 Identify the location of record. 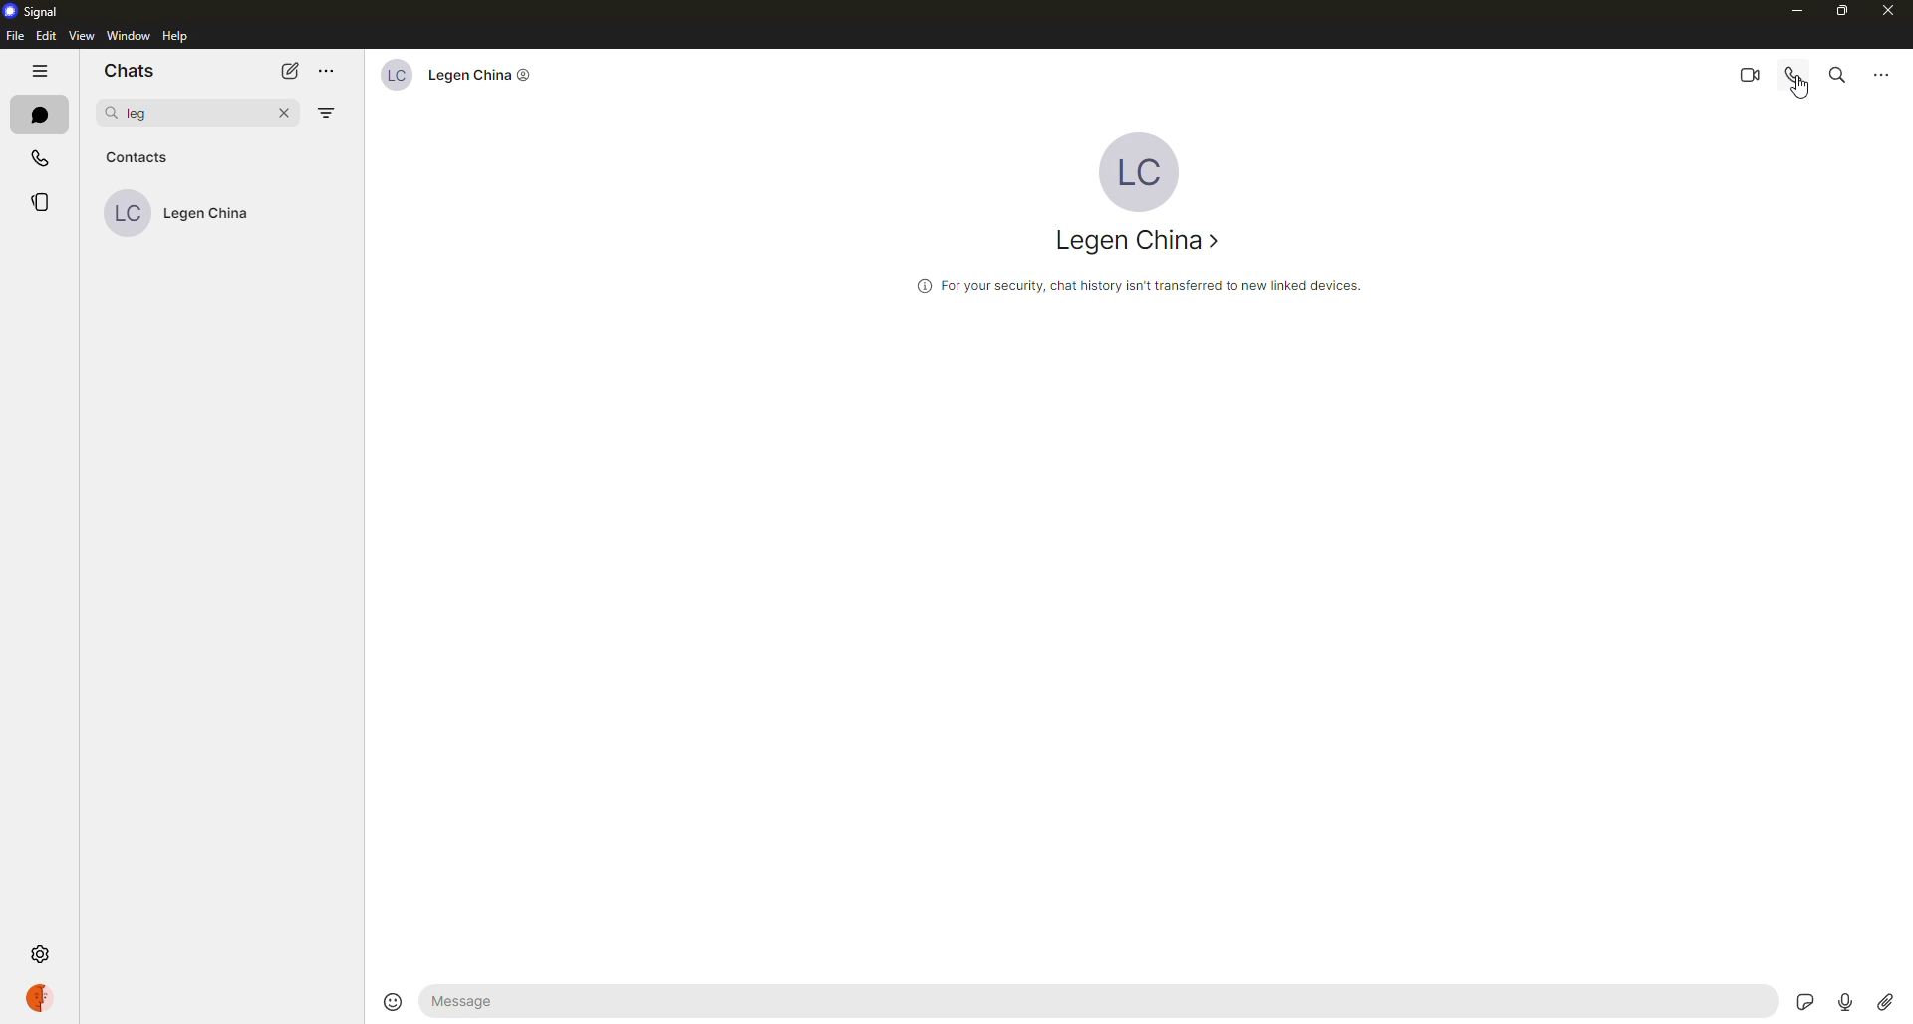
(1839, 995).